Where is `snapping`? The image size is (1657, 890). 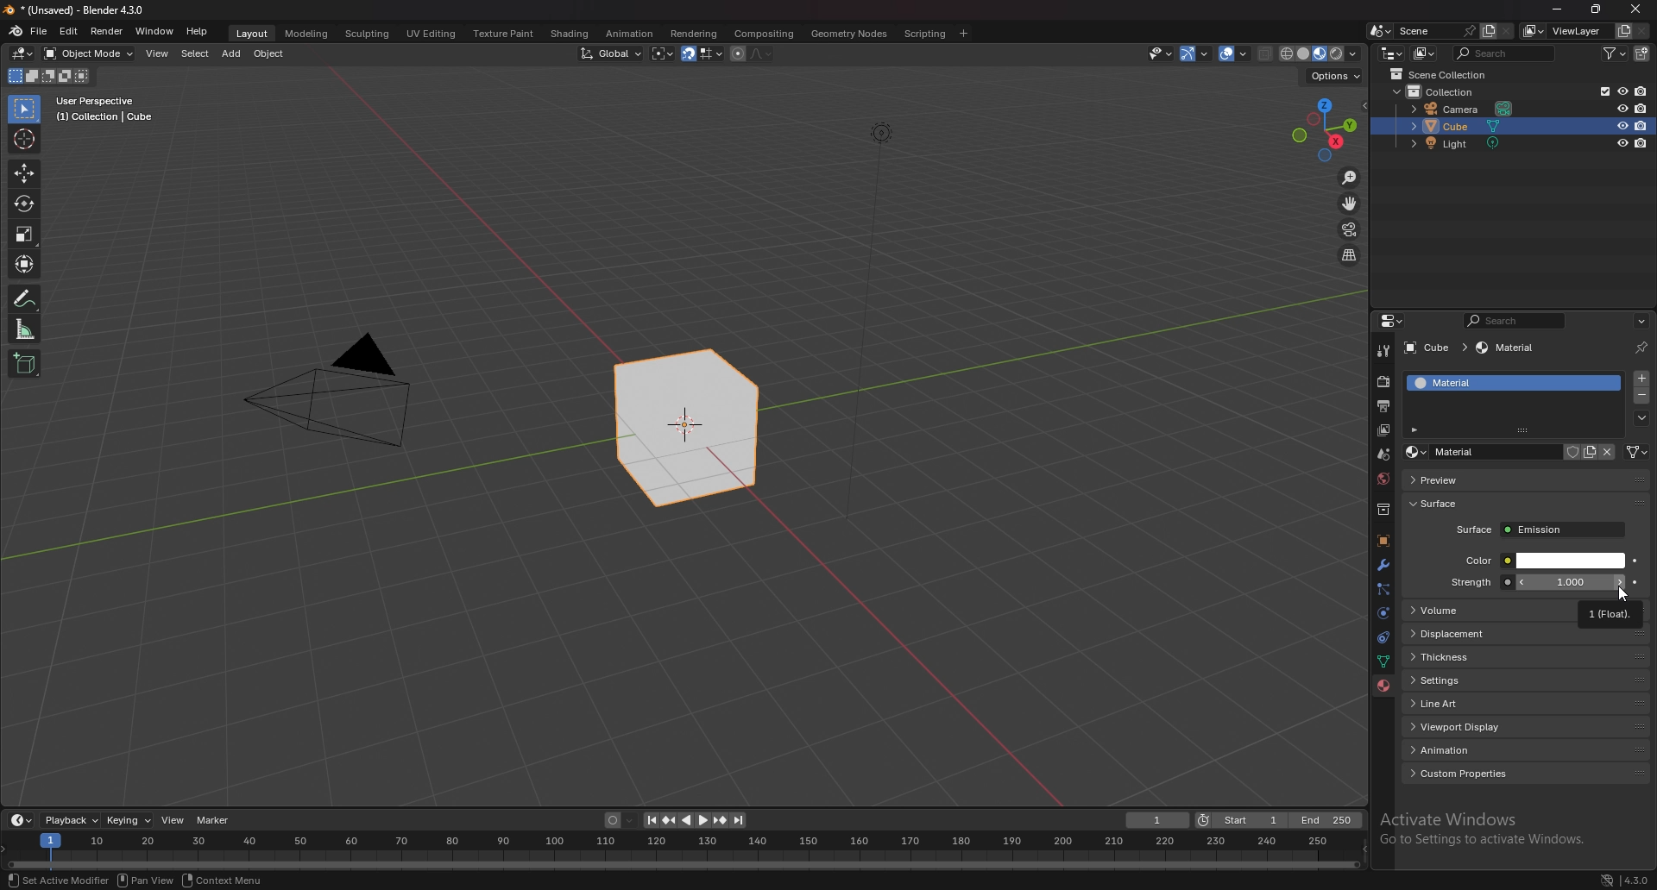
snapping is located at coordinates (702, 54).